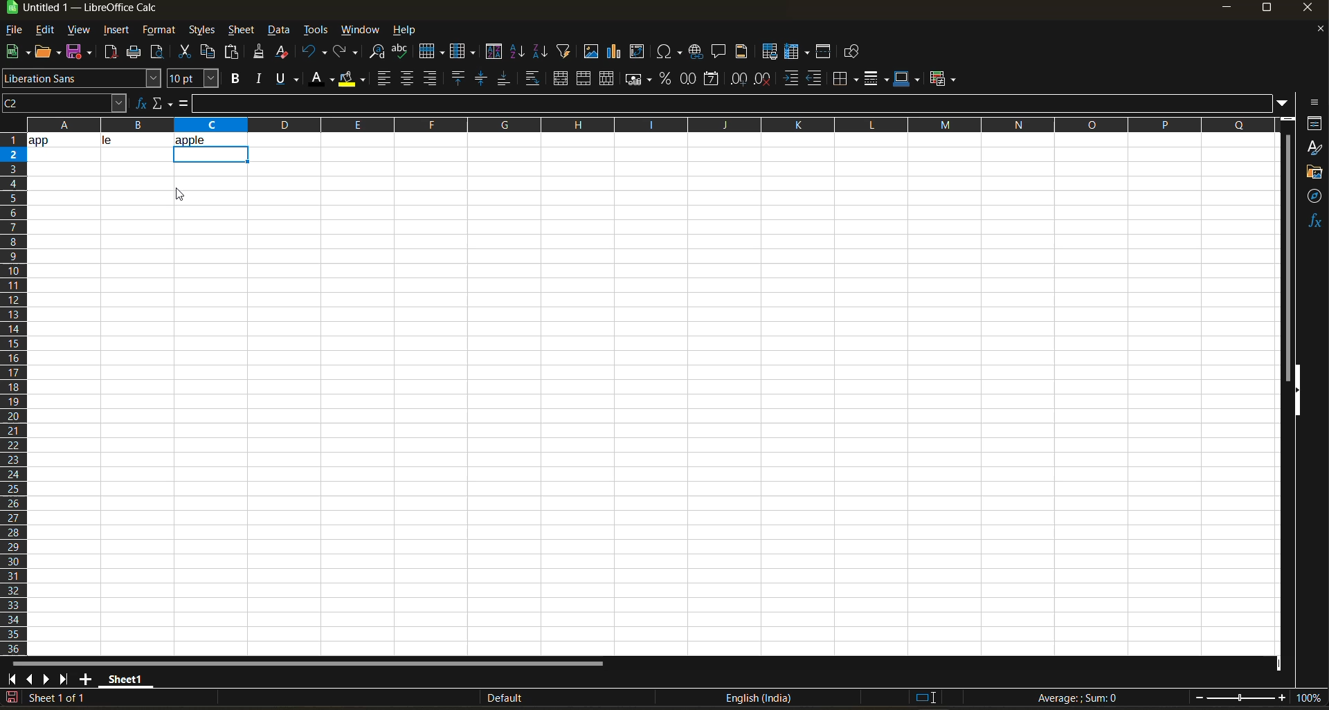  What do you see at coordinates (769, 52) in the screenshot?
I see `define print area` at bounding box center [769, 52].